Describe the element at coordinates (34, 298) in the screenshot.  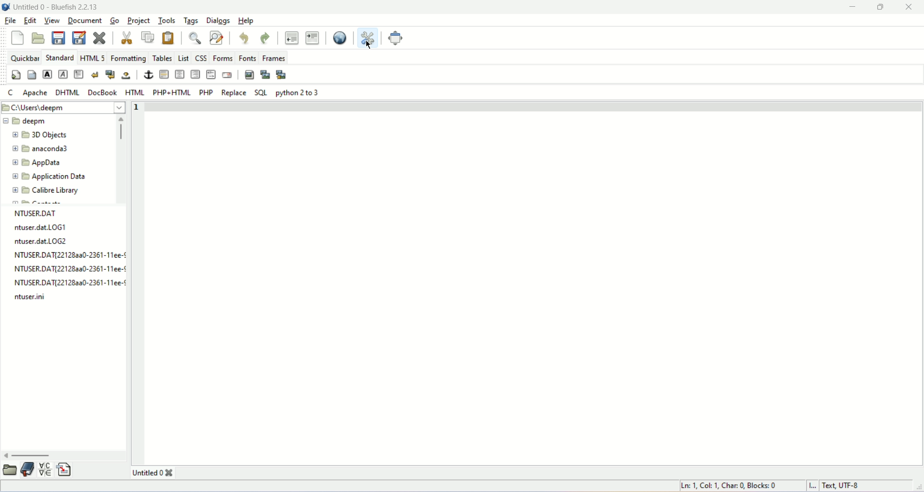
I see `ntuser.ini` at that location.